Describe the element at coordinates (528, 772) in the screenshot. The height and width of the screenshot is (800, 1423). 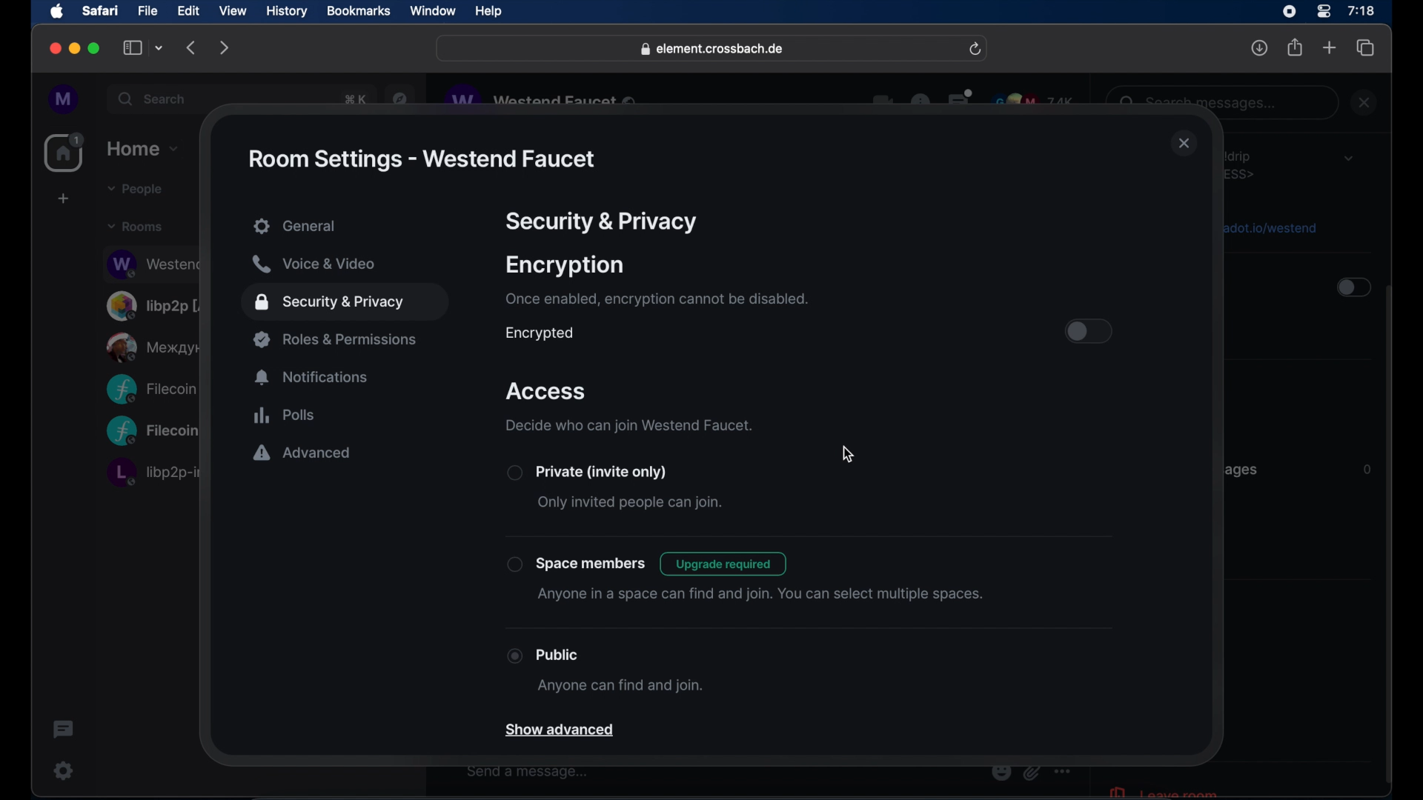
I see `send a message` at that location.